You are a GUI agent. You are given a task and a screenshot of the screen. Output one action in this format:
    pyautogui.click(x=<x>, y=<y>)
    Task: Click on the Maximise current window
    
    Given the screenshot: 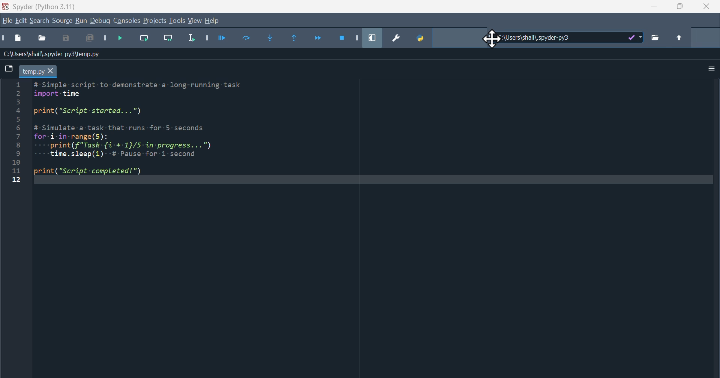 What is the action you would take?
    pyautogui.click(x=374, y=38)
    